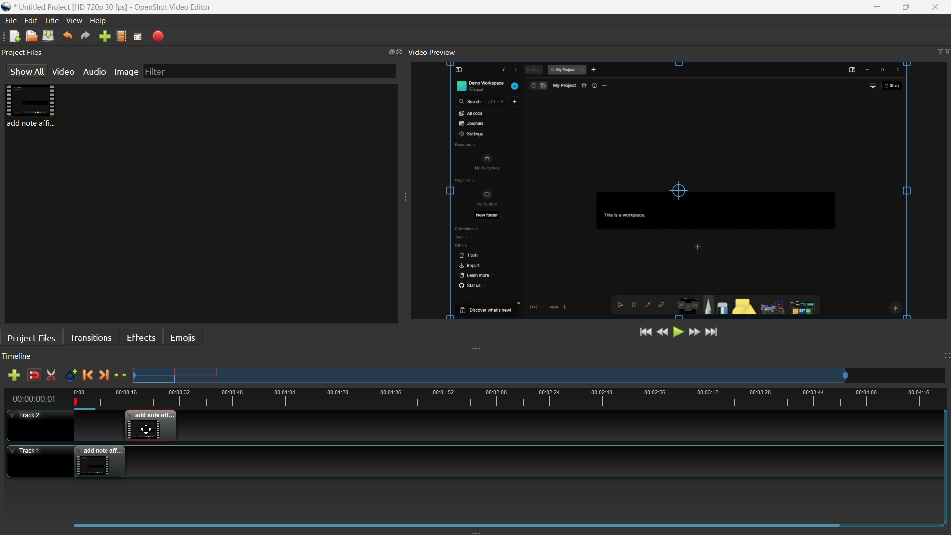  What do you see at coordinates (100, 460) in the screenshot?
I see `video in track-1` at bounding box center [100, 460].